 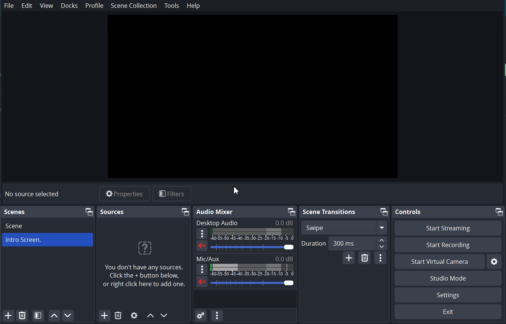 I want to click on Text , so click(x=16, y=212).